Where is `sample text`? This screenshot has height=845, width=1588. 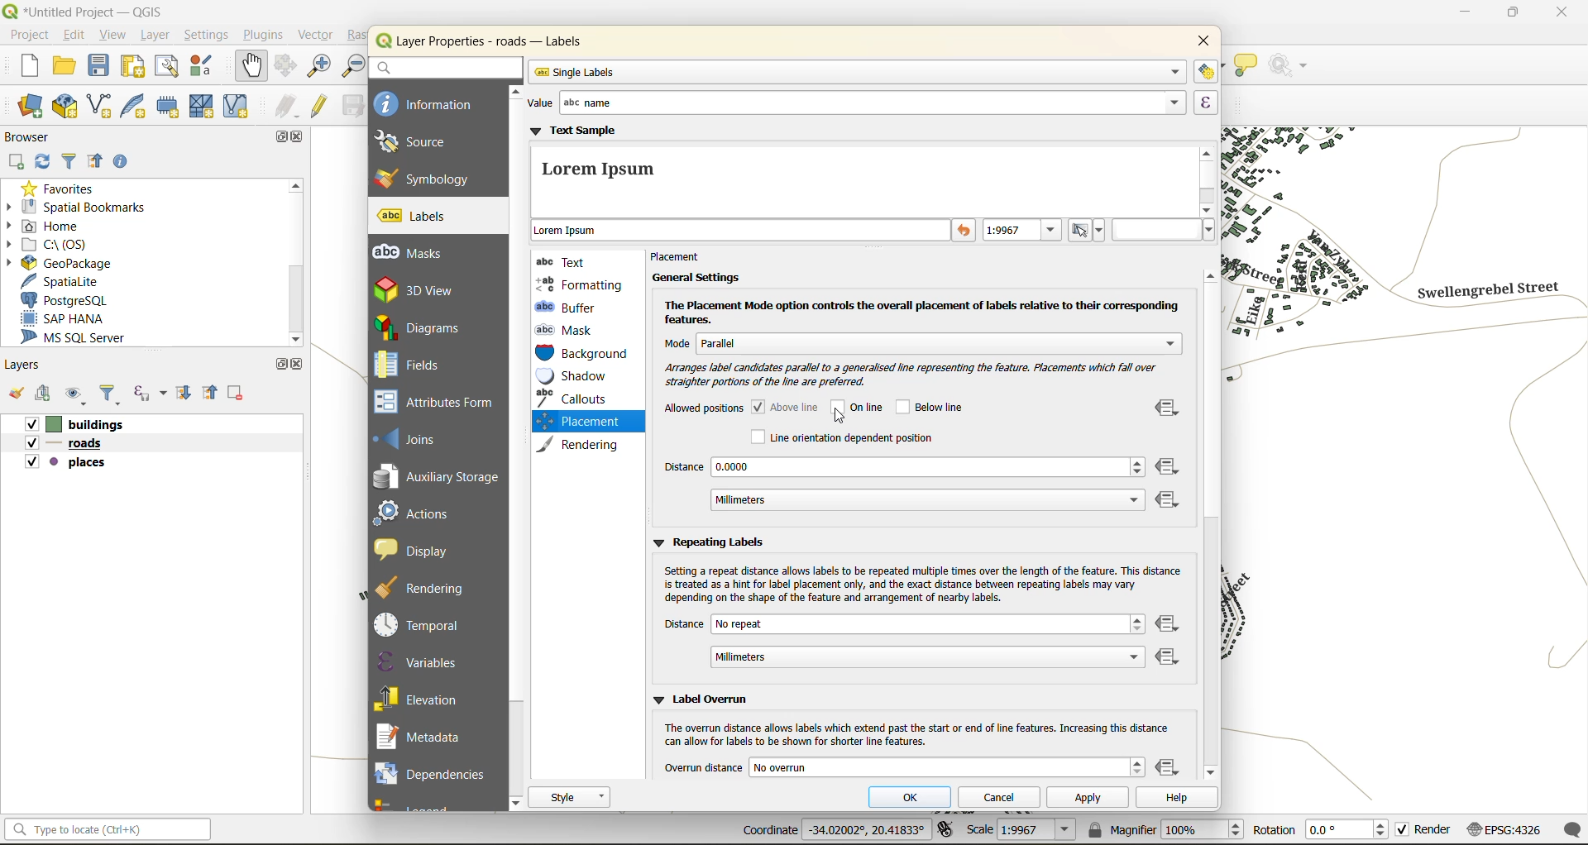
sample text is located at coordinates (742, 232).